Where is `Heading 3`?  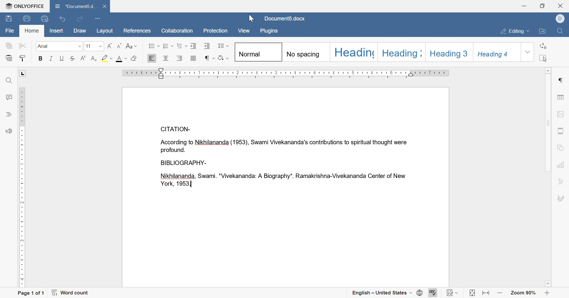 Heading 3 is located at coordinates (449, 52).